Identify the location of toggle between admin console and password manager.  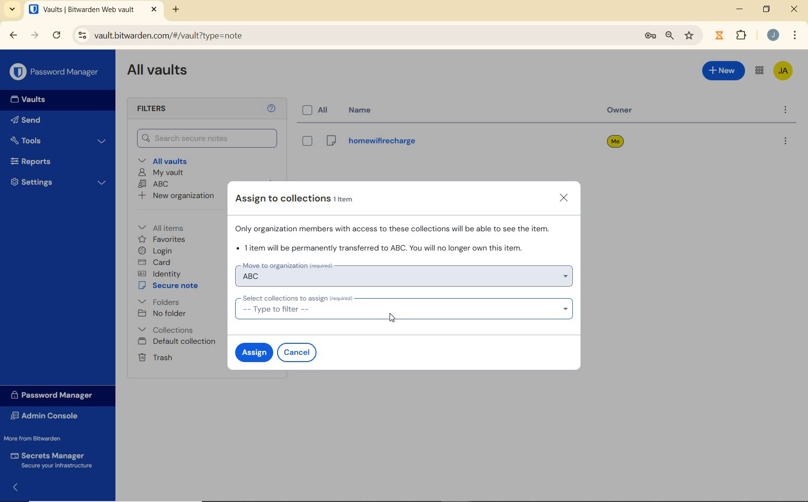
(759, 71).